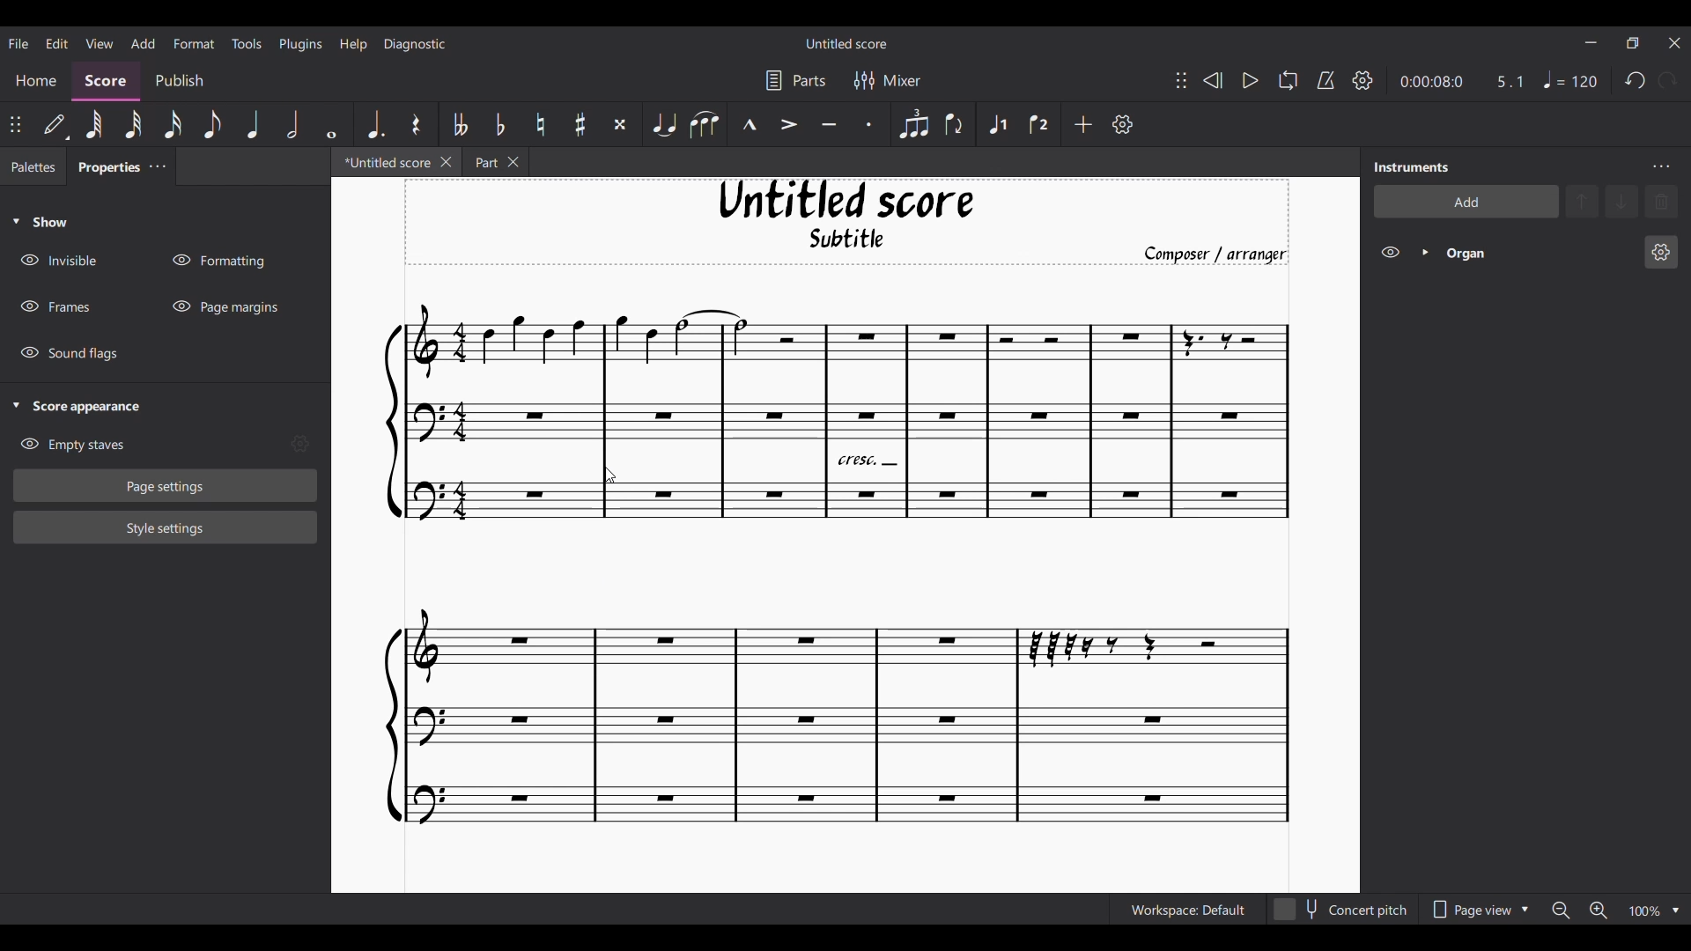 This screenshot has width=1691, height=951. Describe the element at coordinates (1643, 912) in the screenshot. I see `Current zoom factor` at that location.